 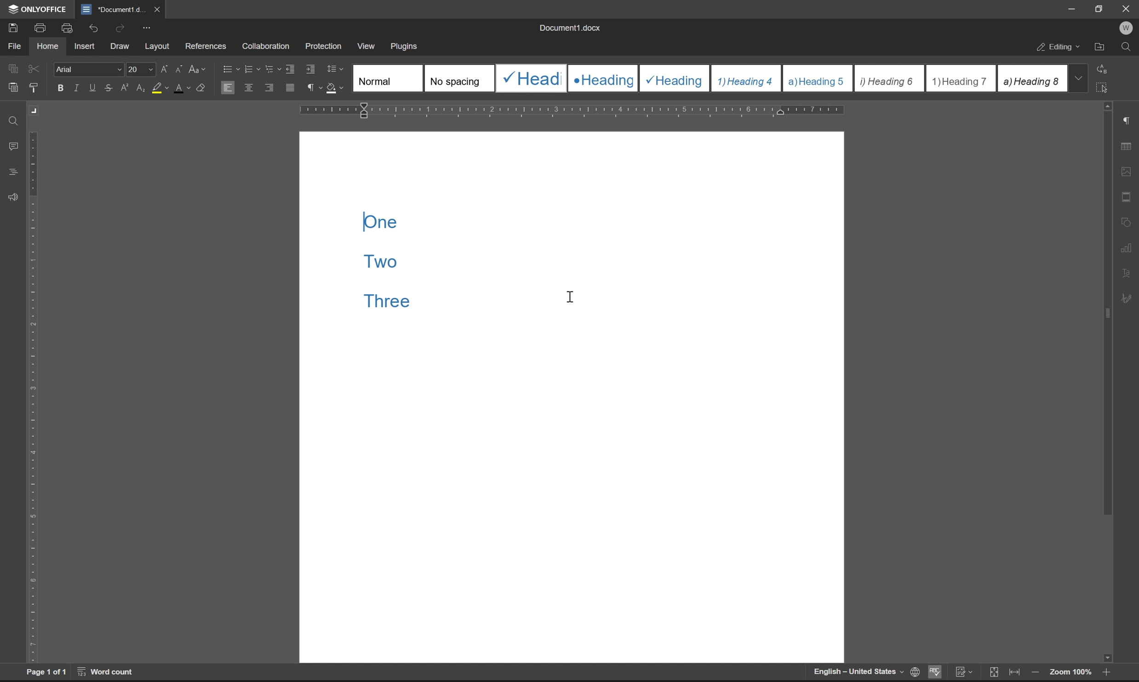 What do you see at coordinates (157, 46) in the screenshot?
I see `layout` at bounding box center [157, 46].